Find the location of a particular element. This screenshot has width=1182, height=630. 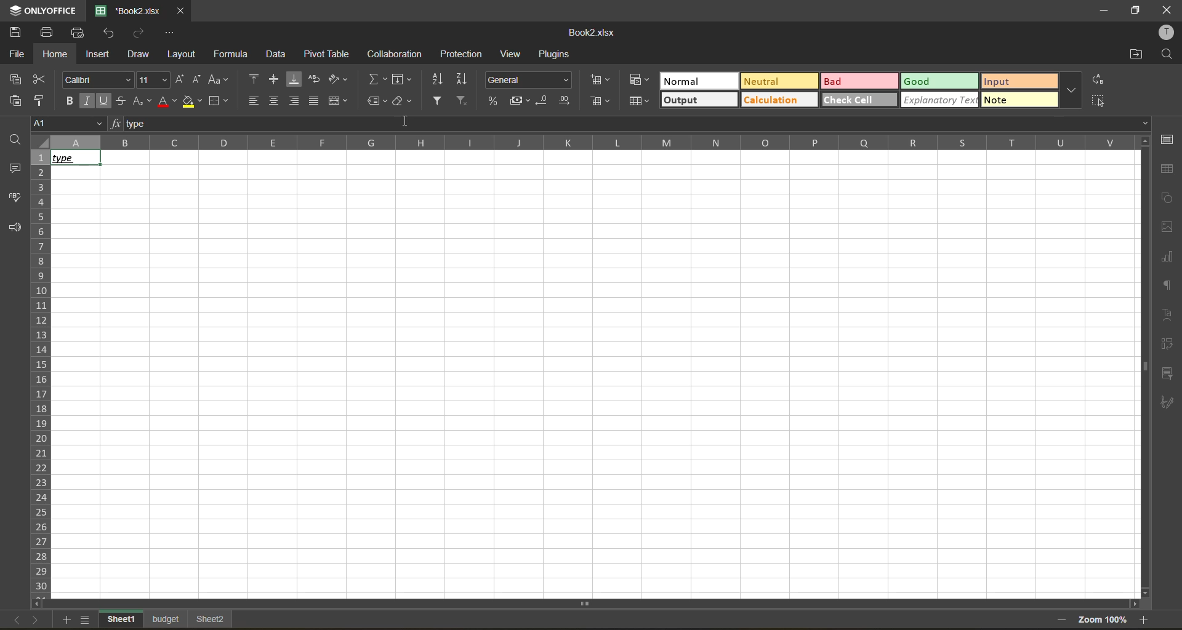

collaboration is located at coordinates (397, 56).